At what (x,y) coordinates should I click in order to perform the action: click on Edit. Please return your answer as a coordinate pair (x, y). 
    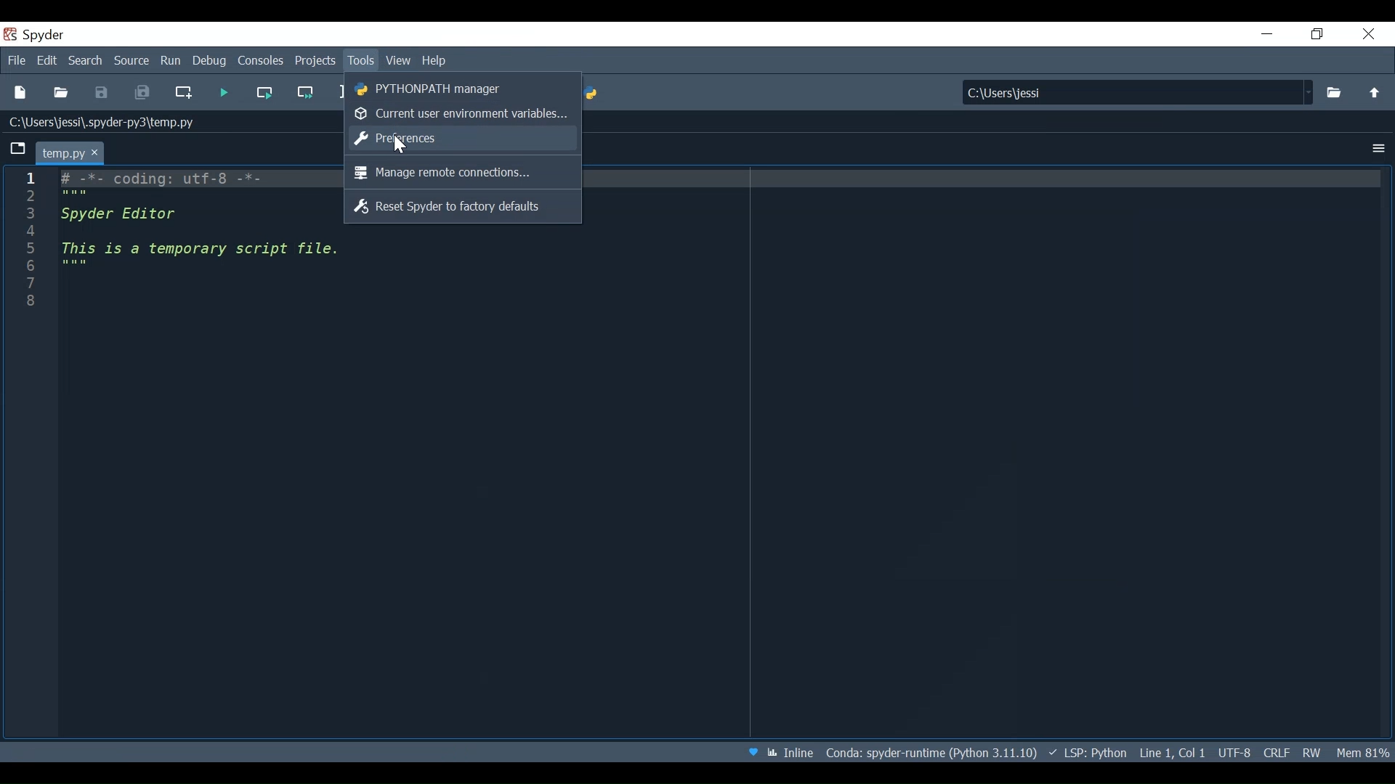
    Looking at the image, I should click on (49, 61).